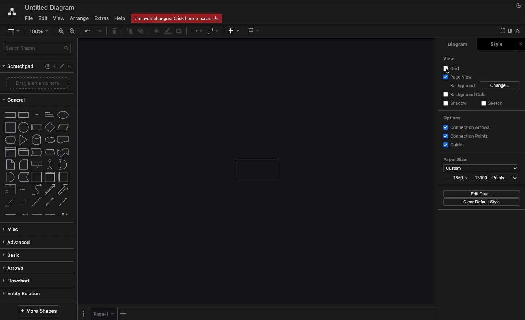 The image size is (525, 320). I want to click on File, so click(28, 18).